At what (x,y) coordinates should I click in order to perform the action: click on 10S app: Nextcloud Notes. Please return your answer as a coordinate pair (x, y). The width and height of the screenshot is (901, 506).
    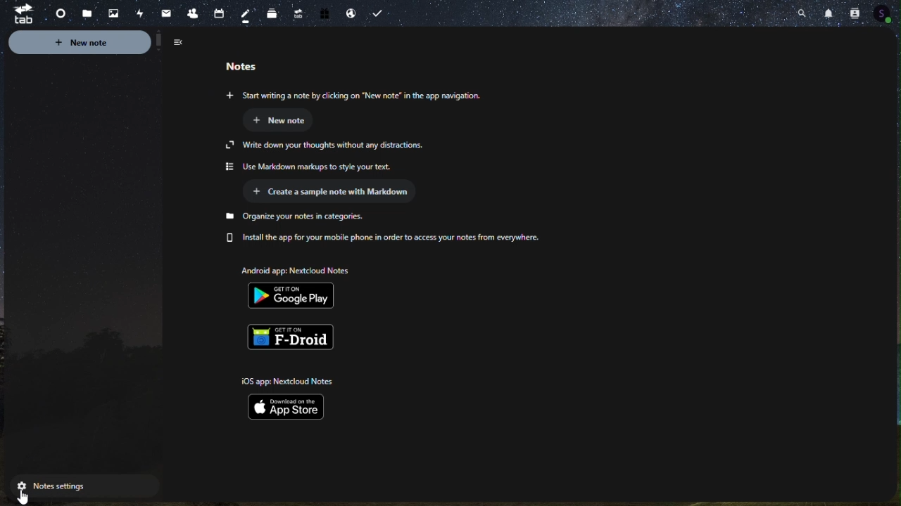
    Looking at the image, I should click on (286, 380).